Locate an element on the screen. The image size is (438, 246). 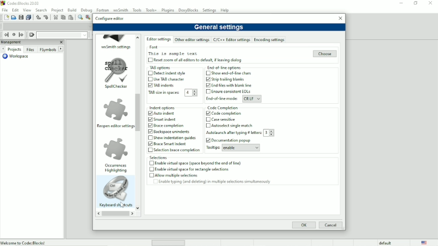
 is located at coordinates (149, 149).